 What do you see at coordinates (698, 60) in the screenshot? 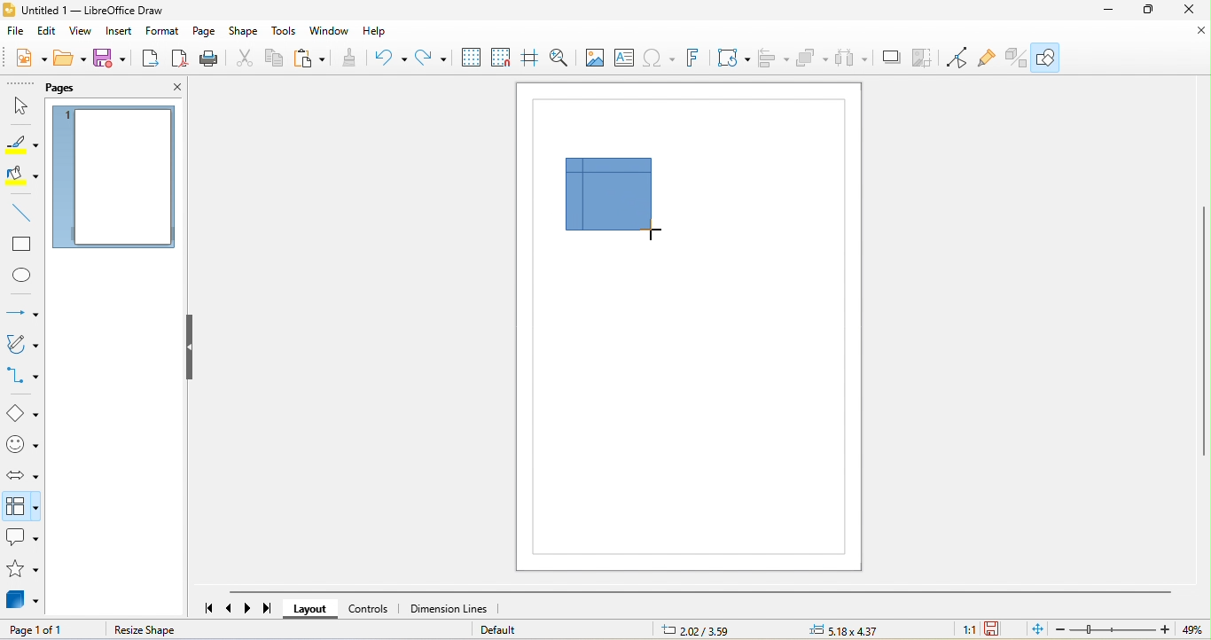
I see `font work text` at bounding box center [698, 60].